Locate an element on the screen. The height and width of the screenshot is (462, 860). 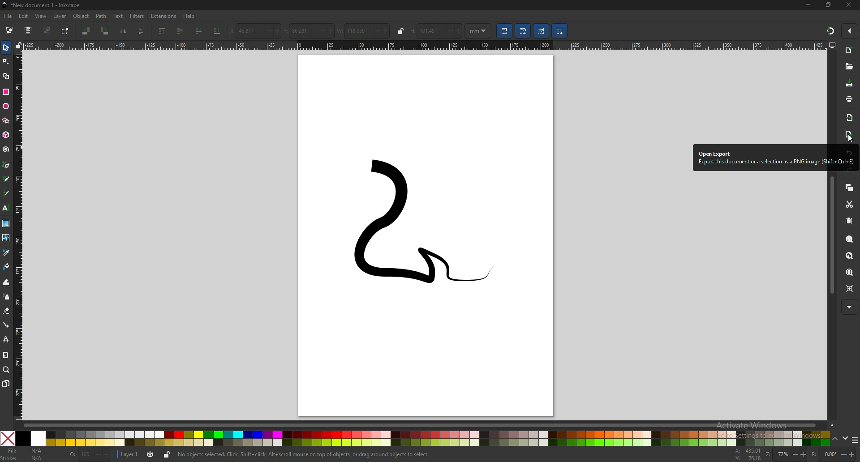
drawing is located at coordinates (414, 227).